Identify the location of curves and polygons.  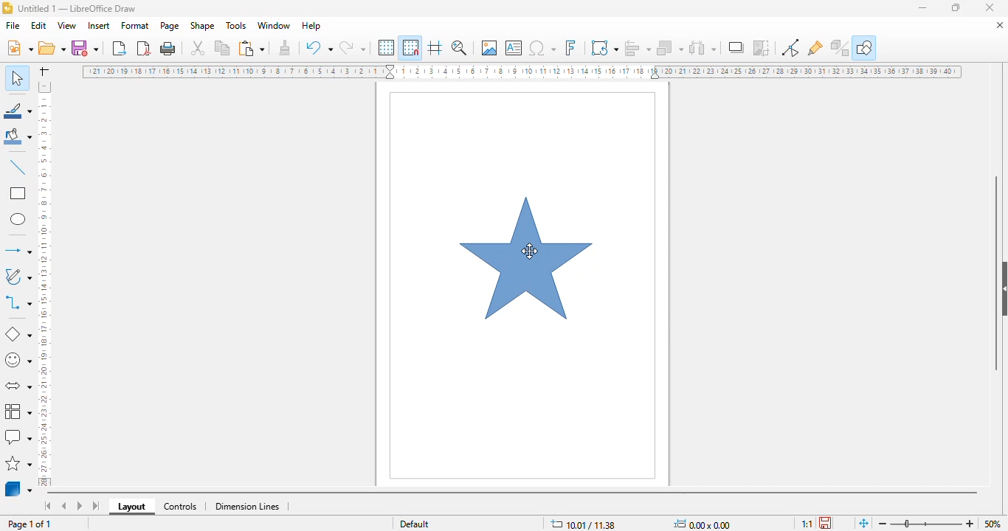
(17, 277).